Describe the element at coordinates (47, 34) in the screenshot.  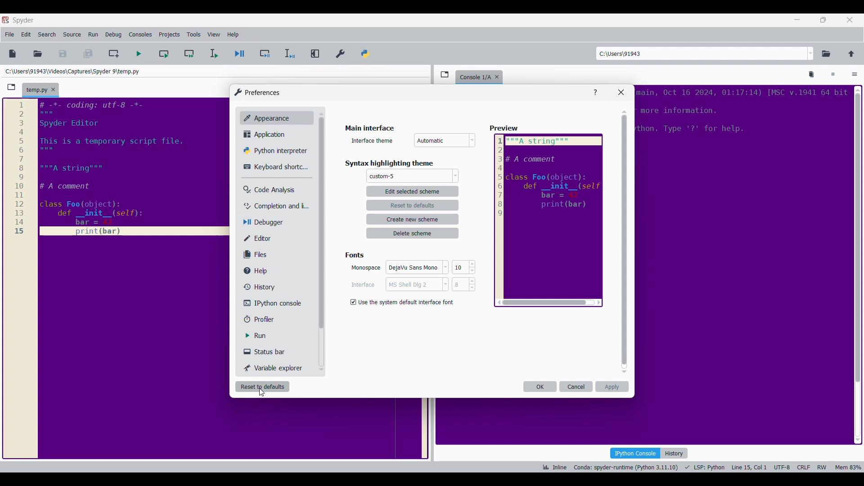
I see `Search menu` at that location.